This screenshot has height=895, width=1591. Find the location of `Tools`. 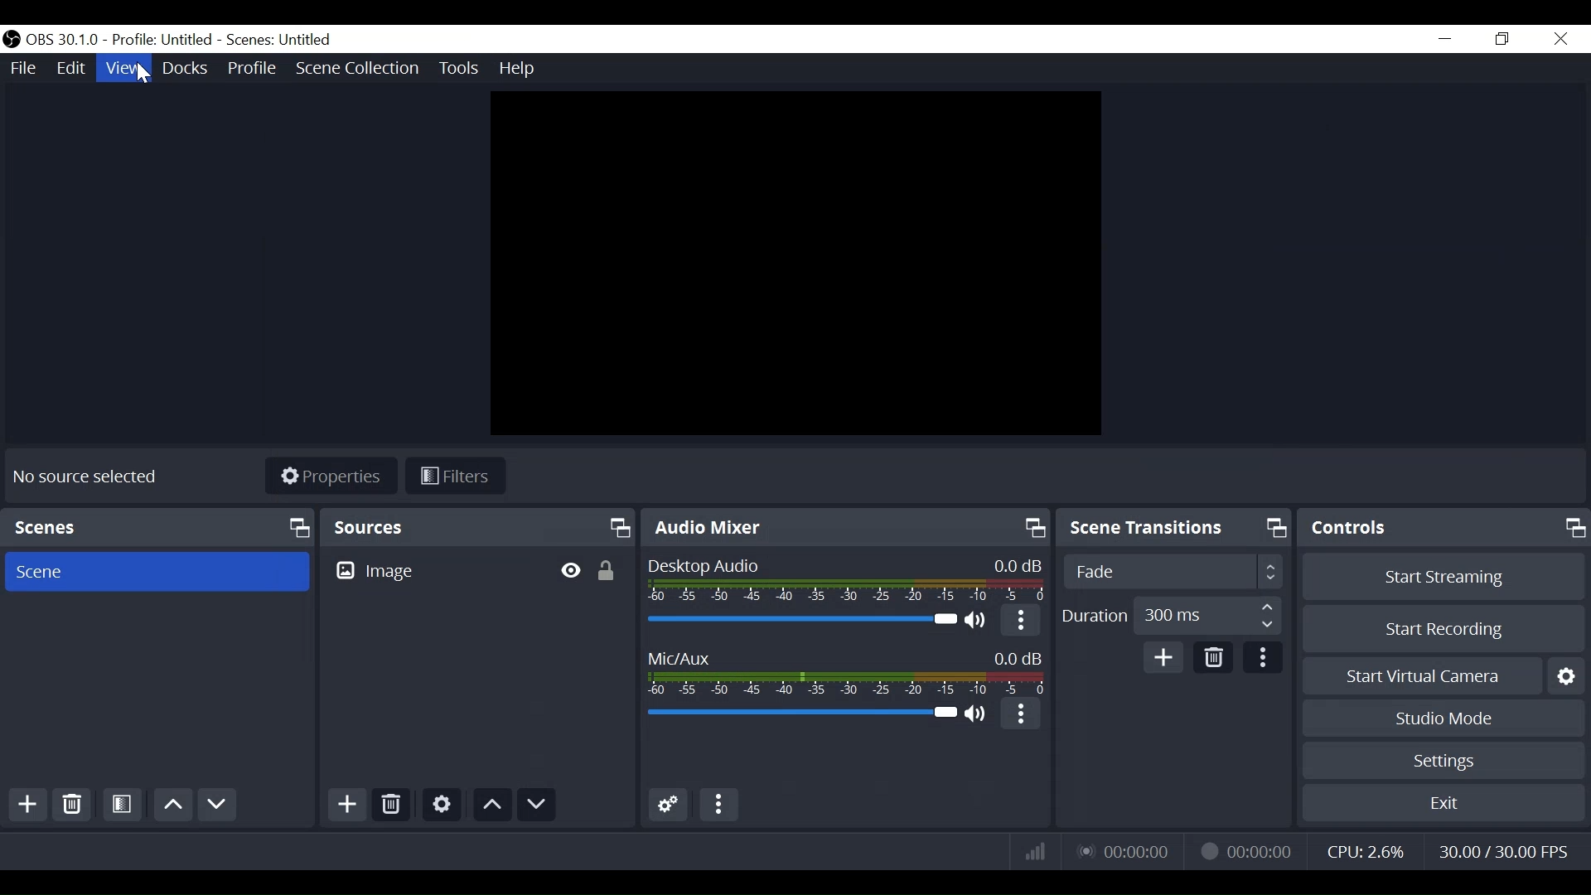

Tools is located at coordinates (457, 66).